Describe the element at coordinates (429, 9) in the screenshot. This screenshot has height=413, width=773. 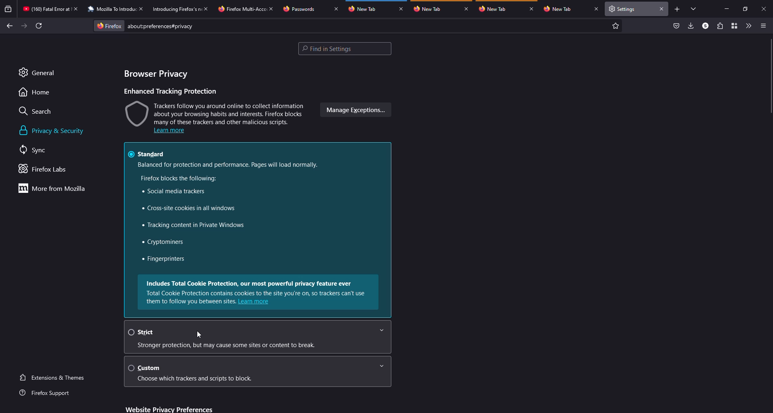
I see `tab` at that location.